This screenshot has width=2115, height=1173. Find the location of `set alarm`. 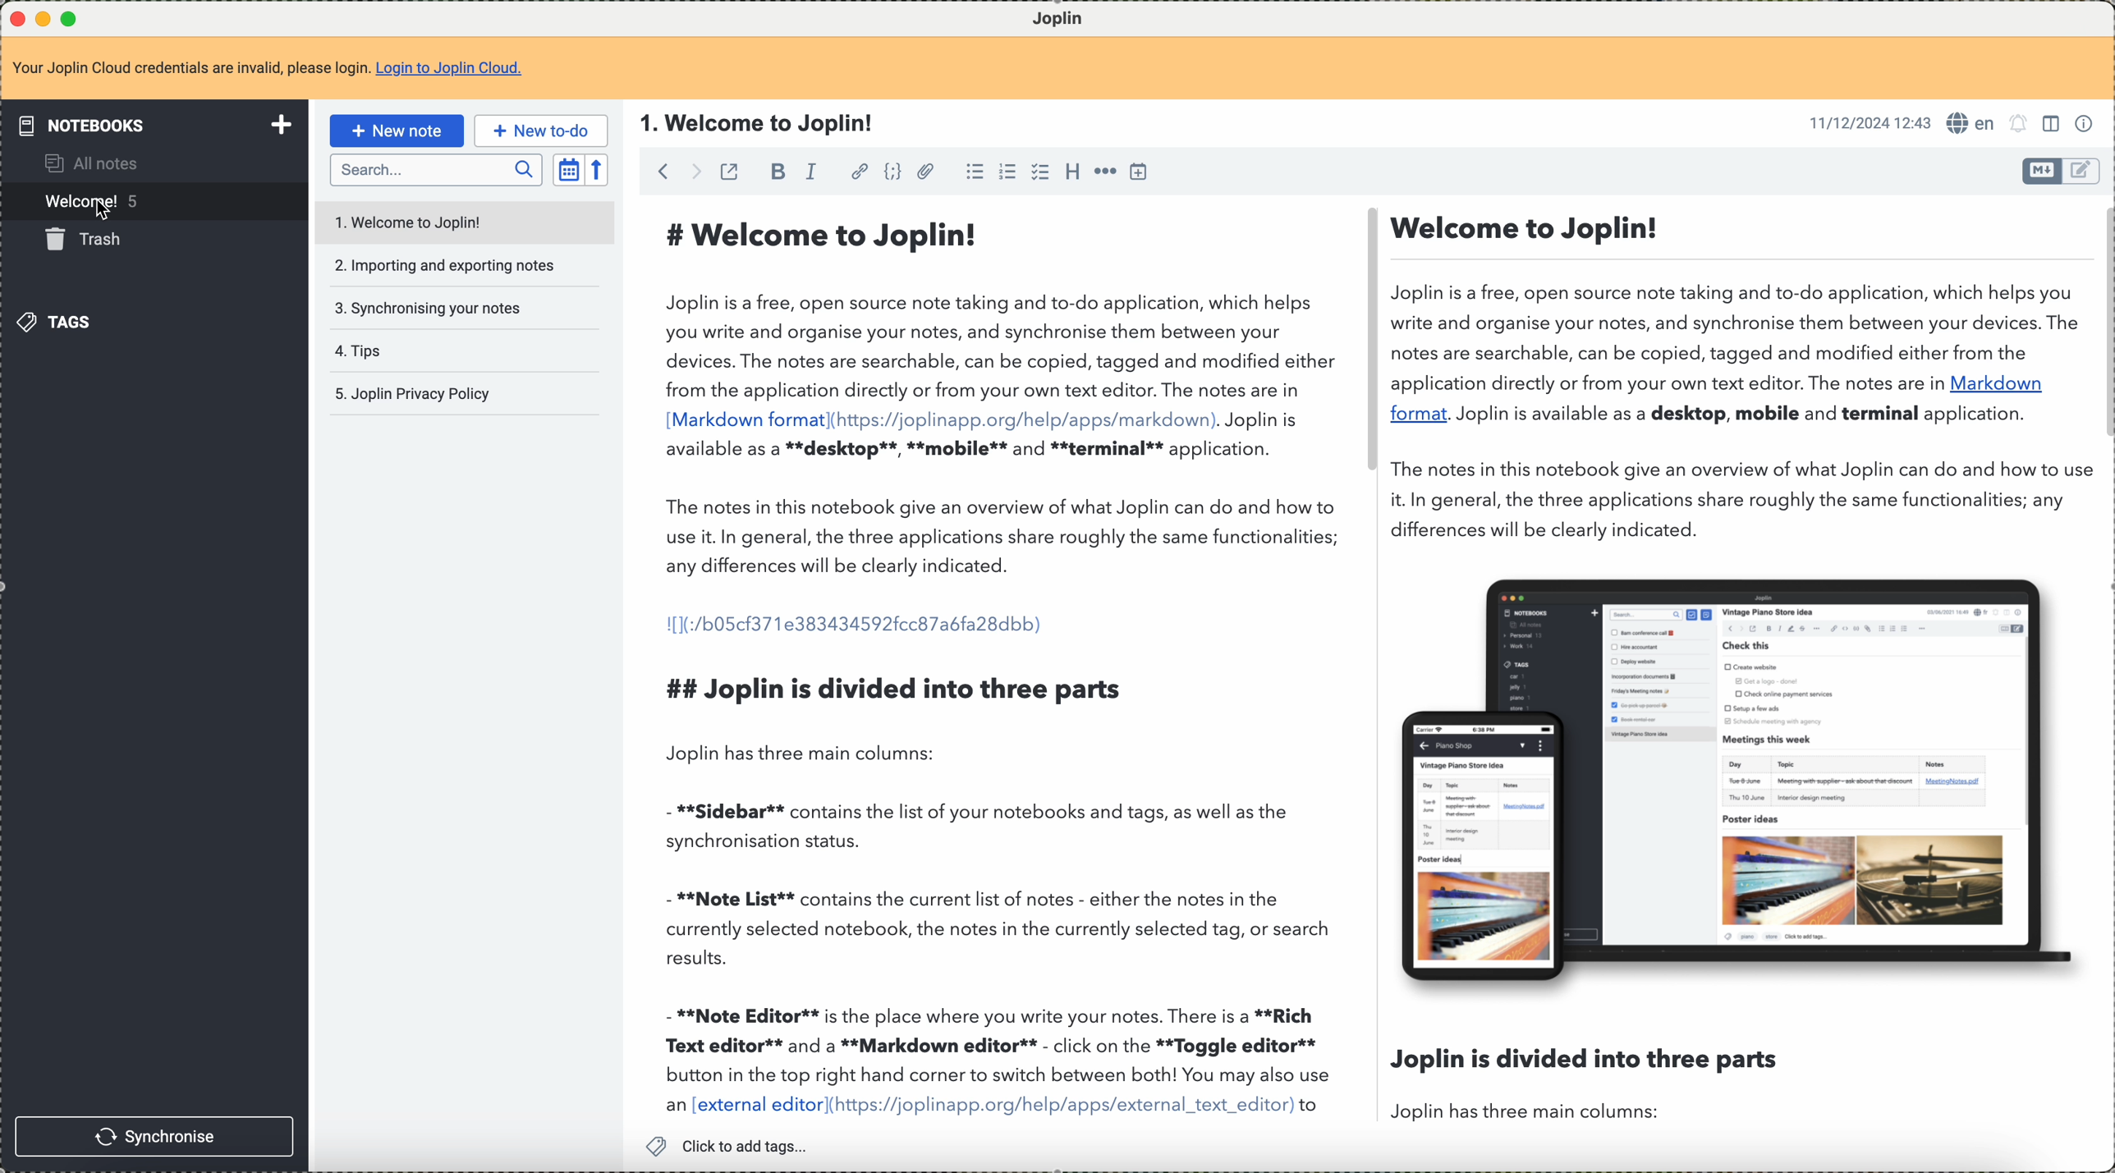

set alarm is located at coordinates (2020, 124).